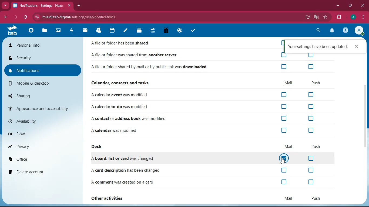 This screenshot has height=207, width=369. Describe the element at coordinates (123, 130) in the screenshot. I see `A calendar was modified` at that location.